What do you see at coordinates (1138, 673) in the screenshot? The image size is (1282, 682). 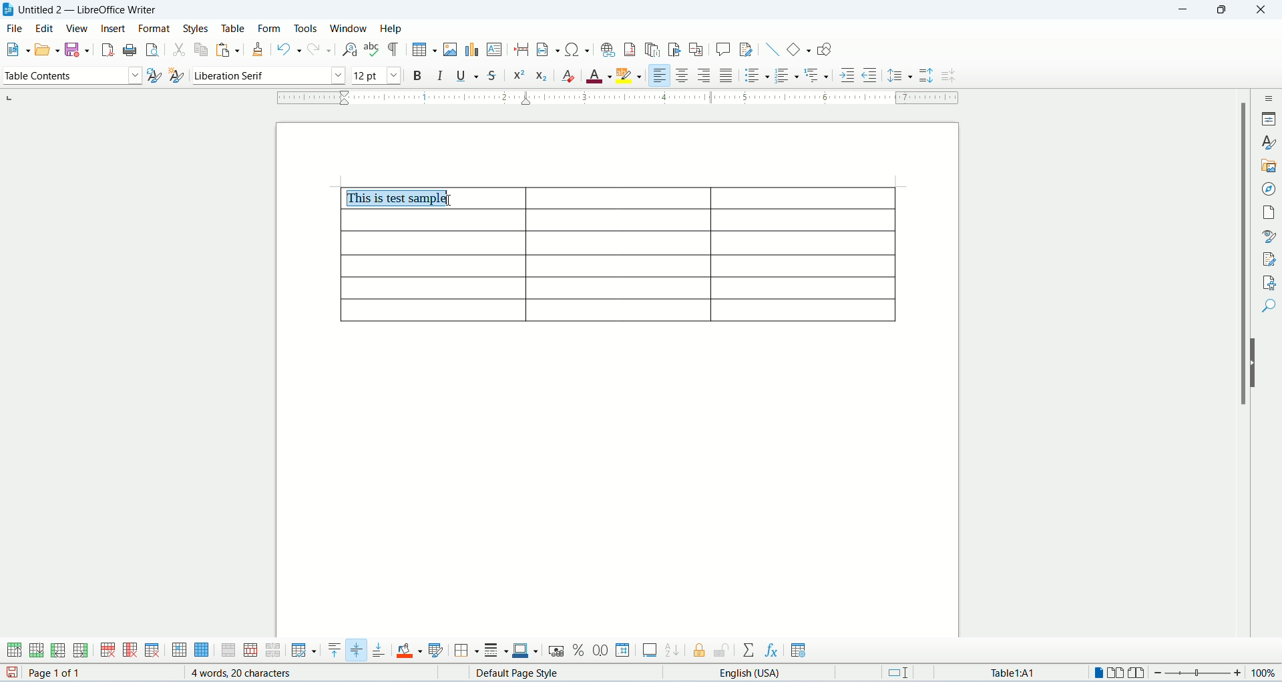 I see `book view` at bounding box center [1138, 673].